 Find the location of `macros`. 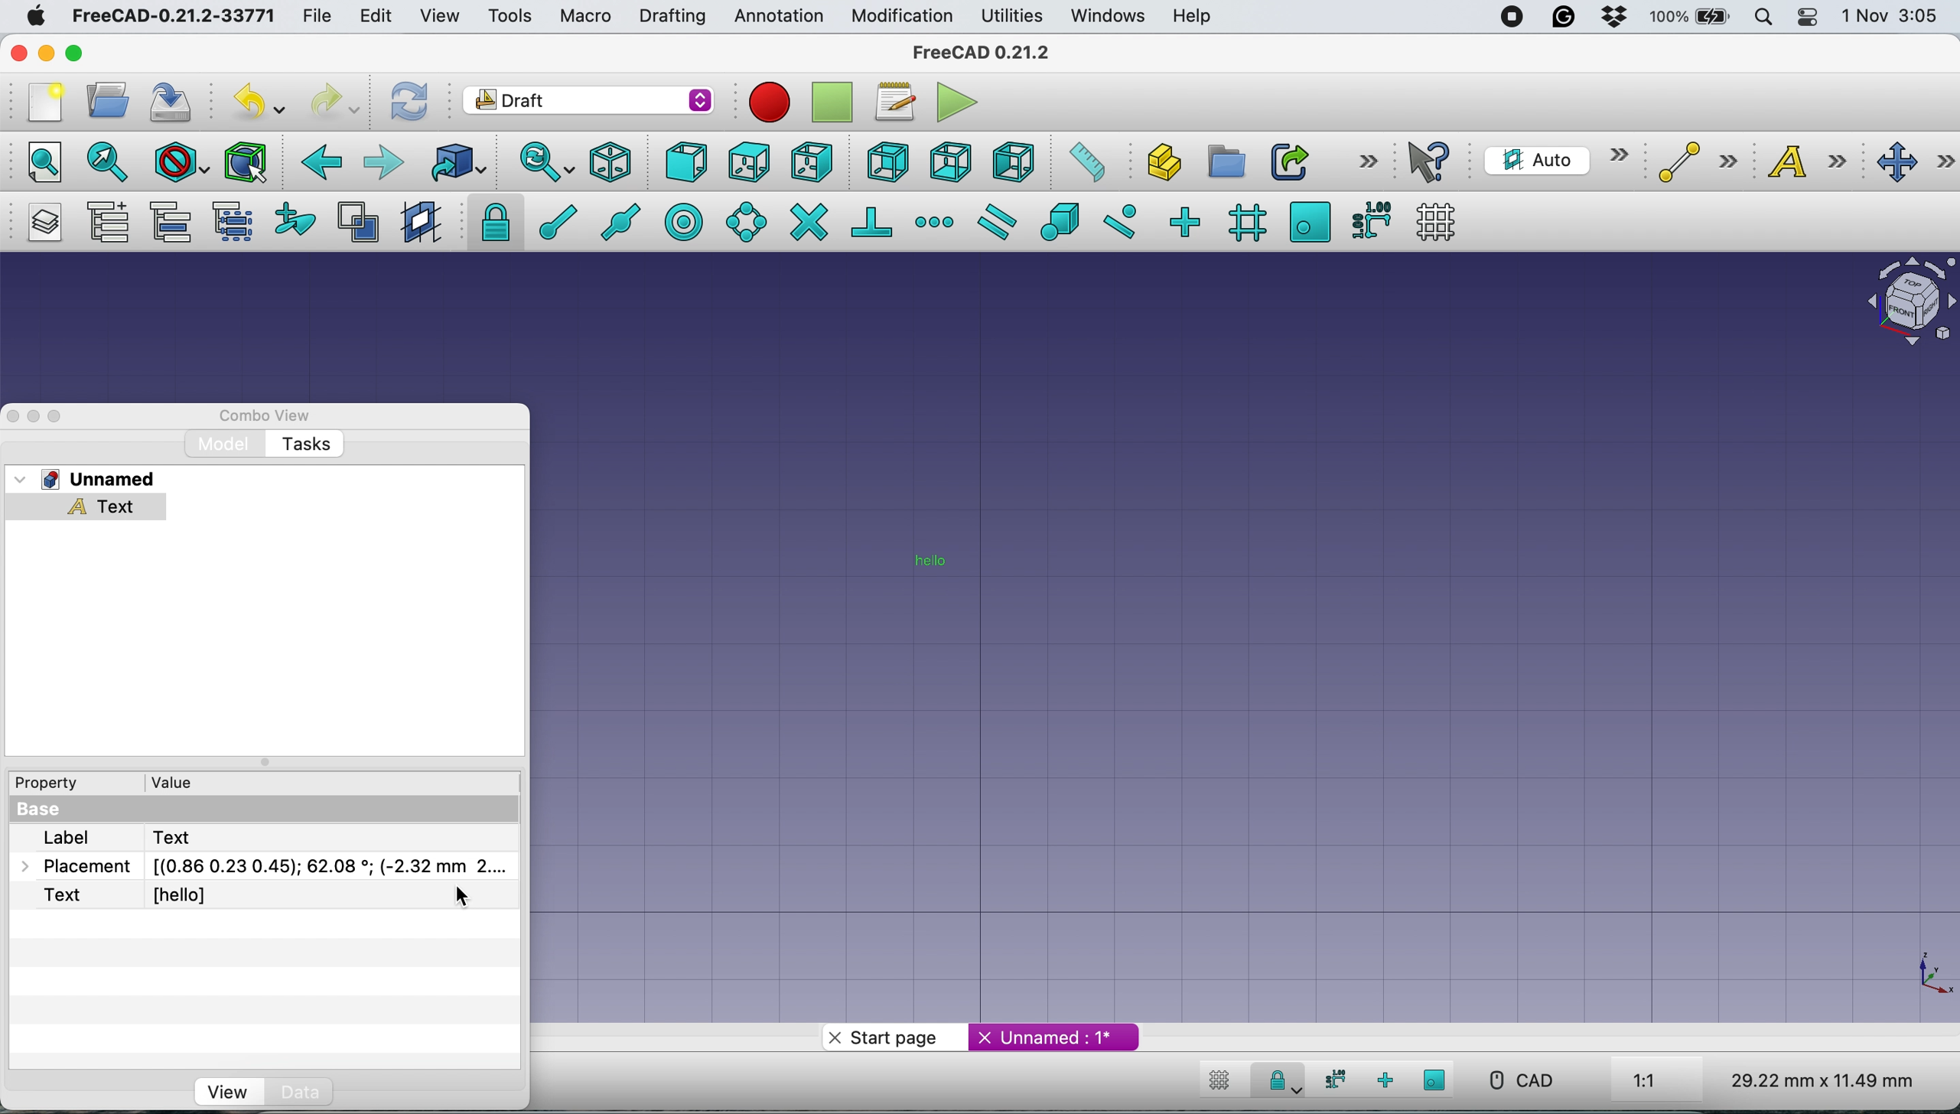

macros is located at coordinates (897, 100).